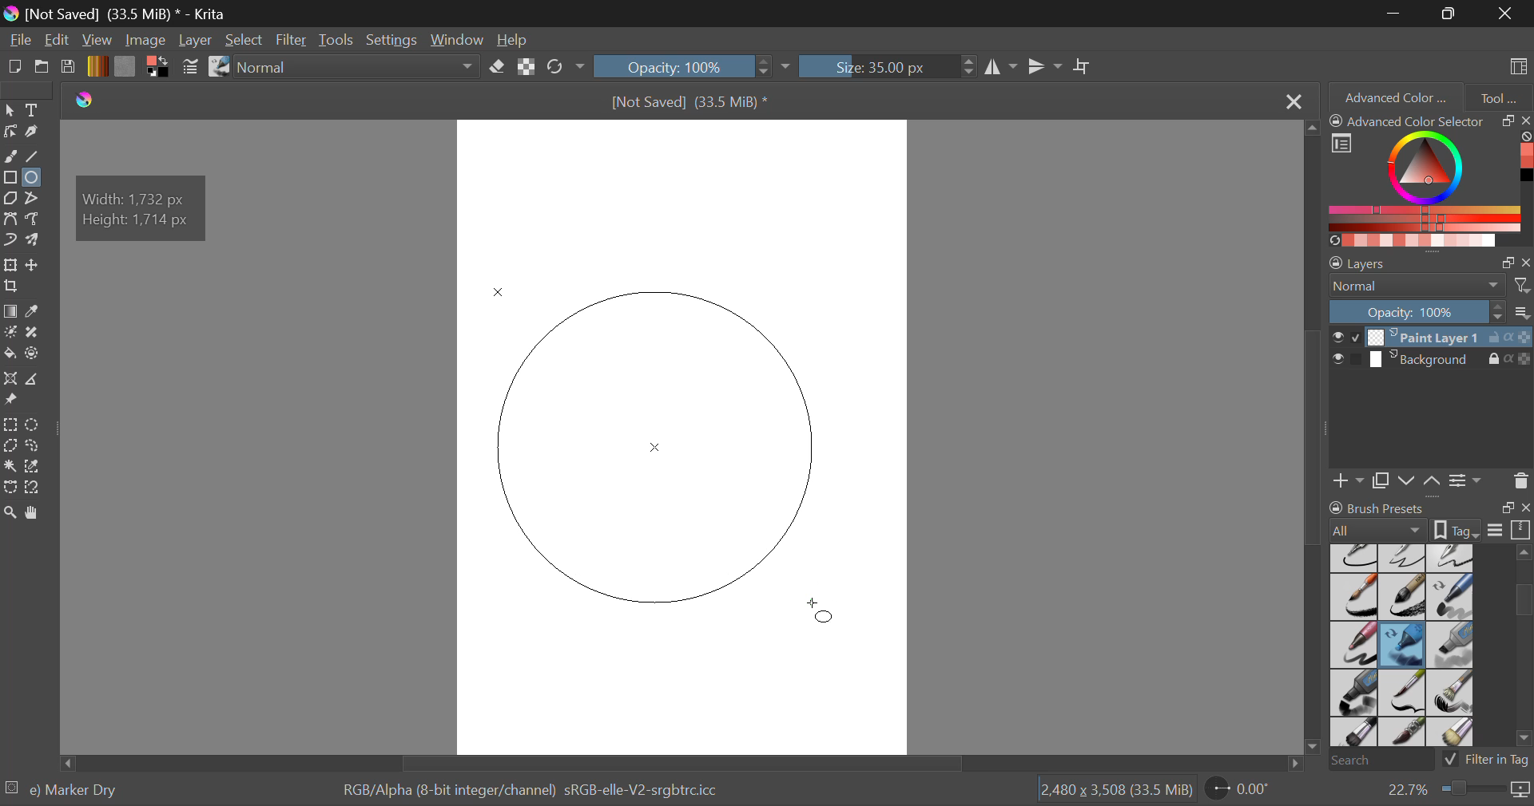 The height and width of the screenshot is (806, 1534). Describe the element at coordinates (218, 68) in the screenshot. I see `Stroke Type` at that location.